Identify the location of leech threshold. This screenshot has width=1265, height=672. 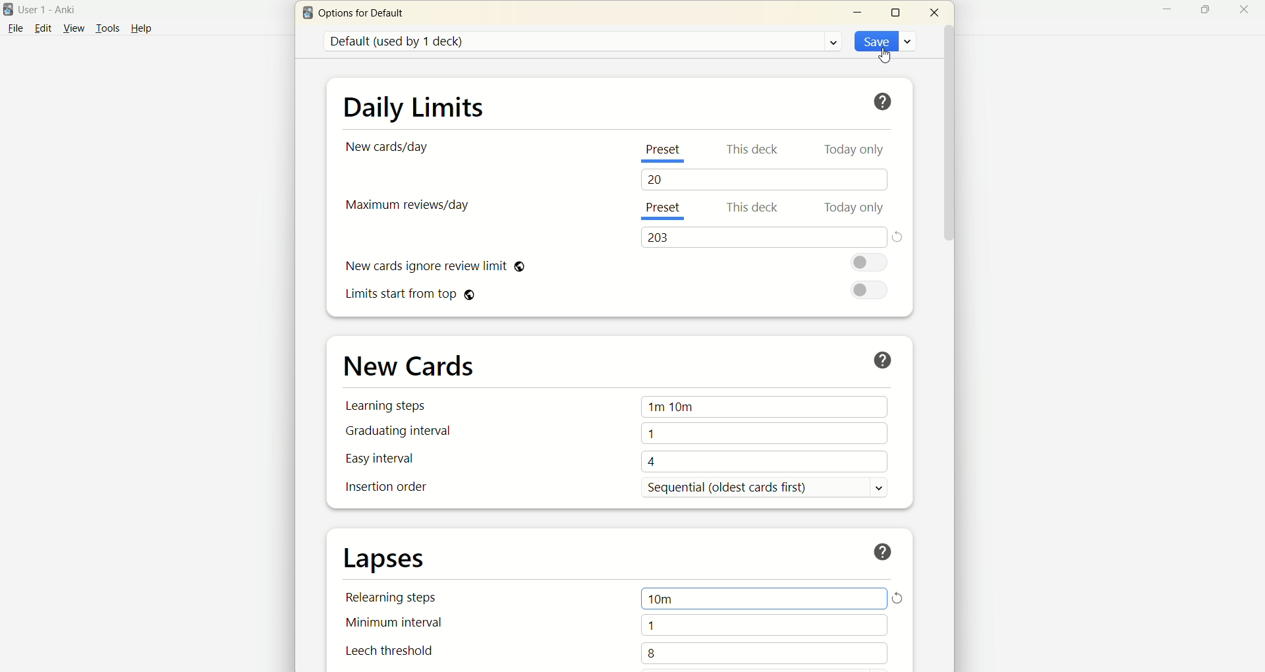
(390, 652).